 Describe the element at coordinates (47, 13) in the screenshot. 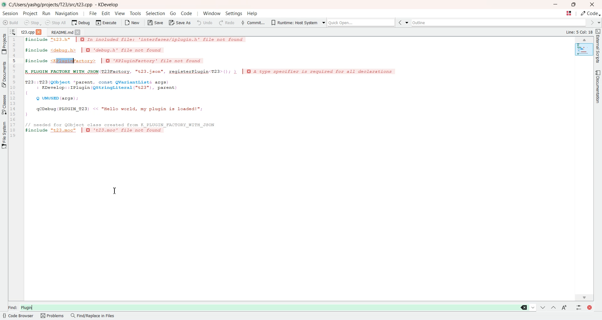

I see `Run` at that location.